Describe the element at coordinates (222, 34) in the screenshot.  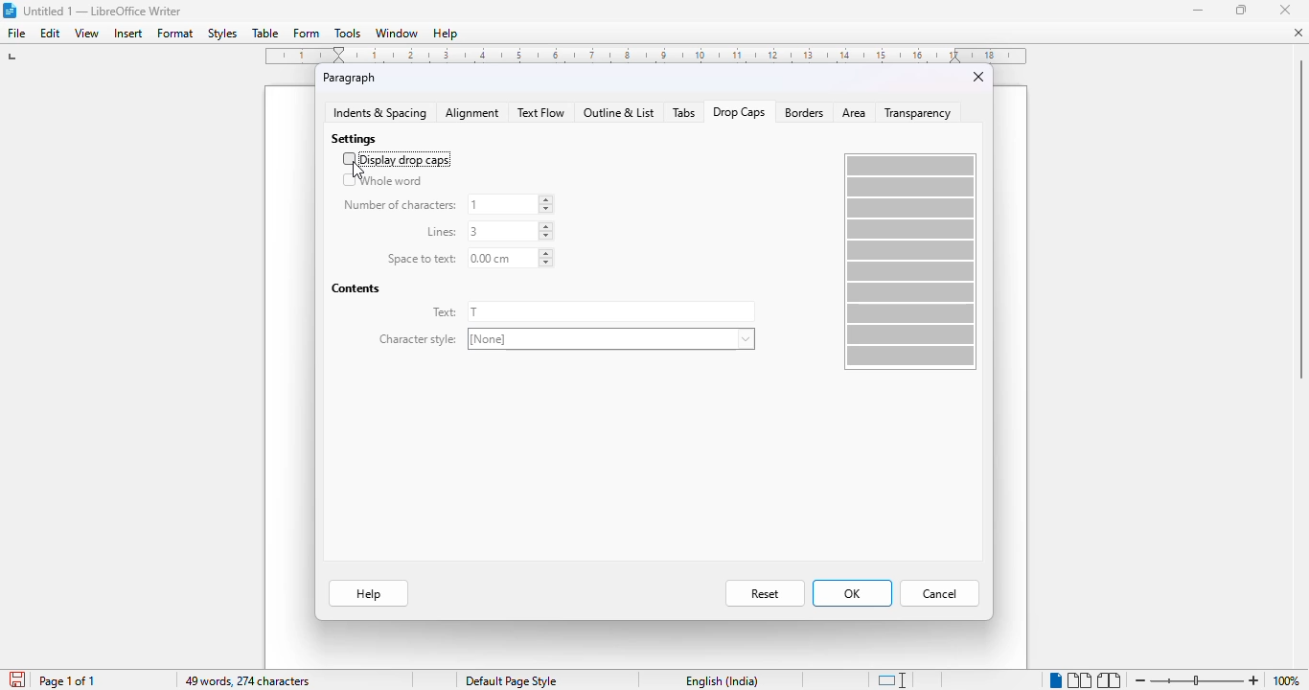
I see `styles` at that location.